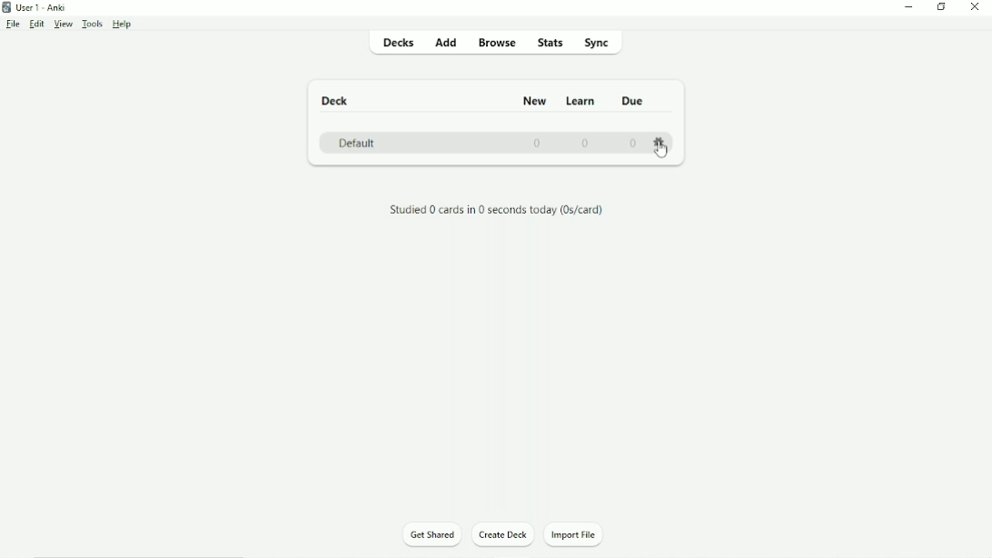  I want to click on 0, so click(539, 143).